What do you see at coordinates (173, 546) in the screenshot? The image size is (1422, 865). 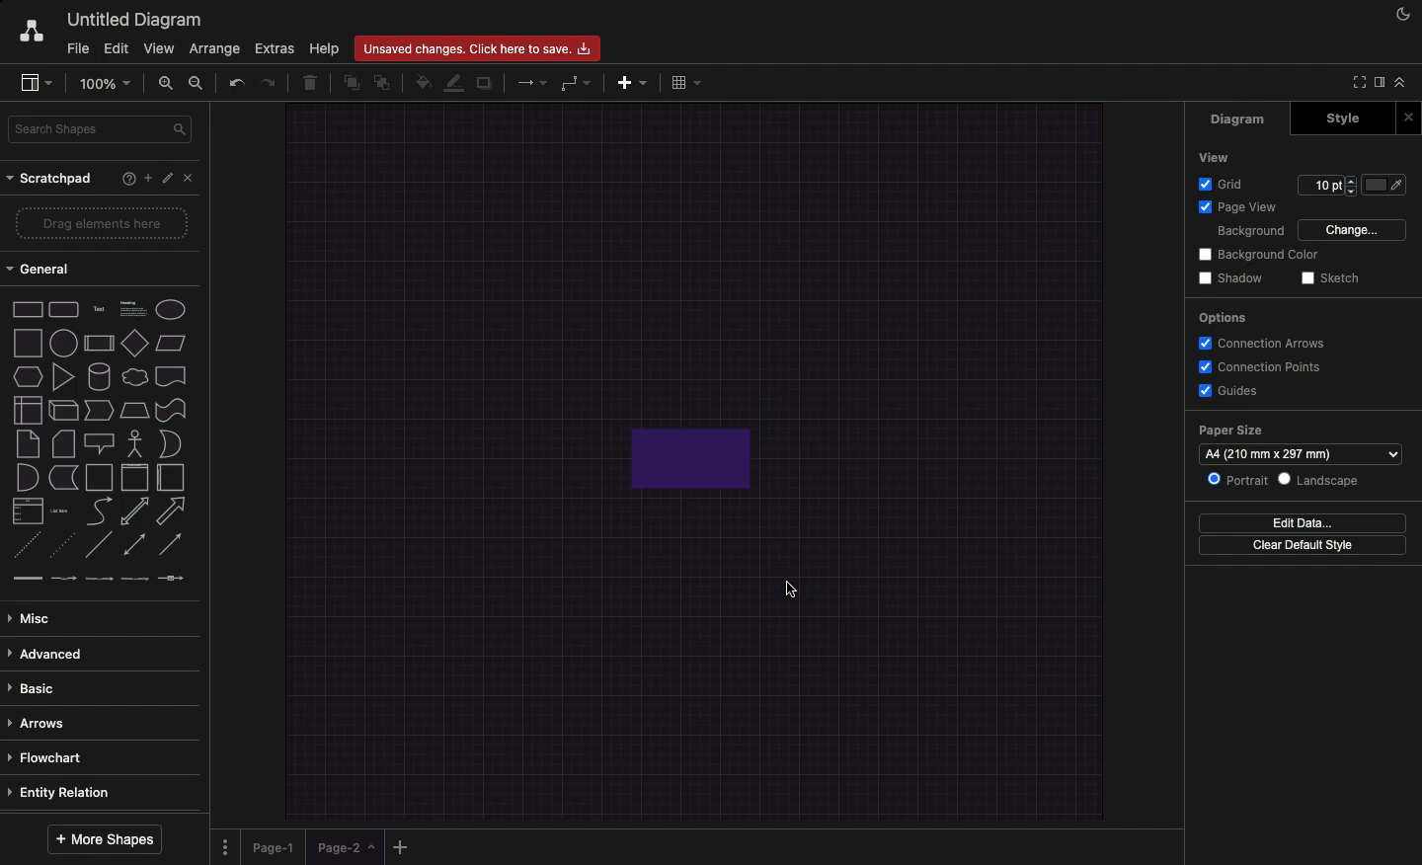 I see `directional connector` at bounding box center [173, 546].